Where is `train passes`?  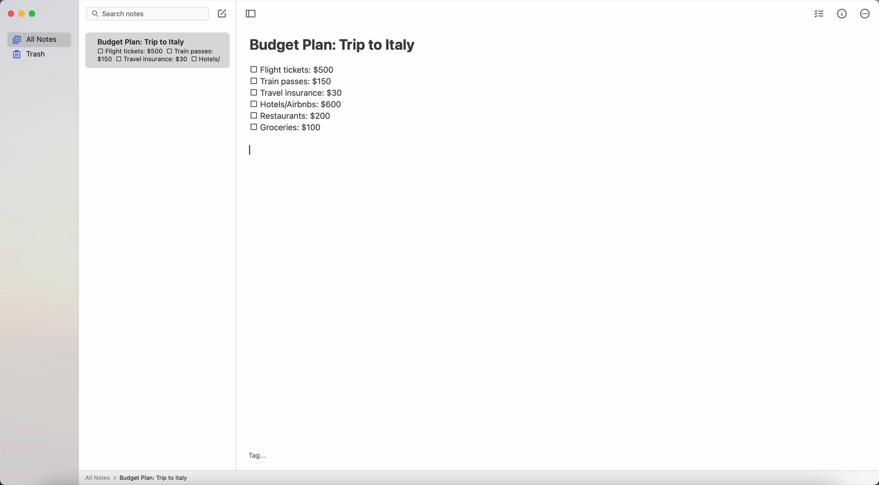
train passes is located at coordinates (194, 50).